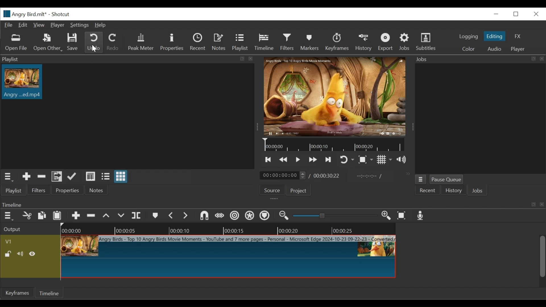  Describe the element at coordinates (94, 49) in the screenshot. I see `Cursor` at that location.